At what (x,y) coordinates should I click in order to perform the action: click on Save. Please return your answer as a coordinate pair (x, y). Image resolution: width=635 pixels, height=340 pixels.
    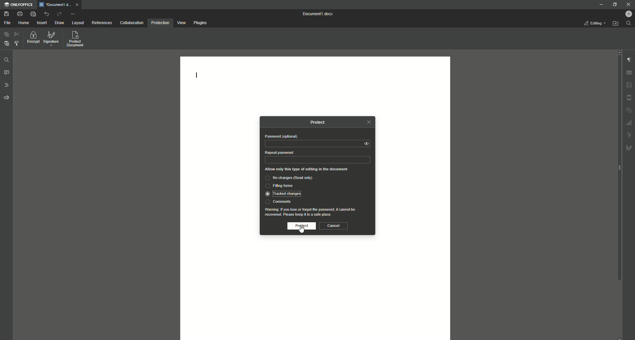
    Looking at the image, I should click on (6, 13).